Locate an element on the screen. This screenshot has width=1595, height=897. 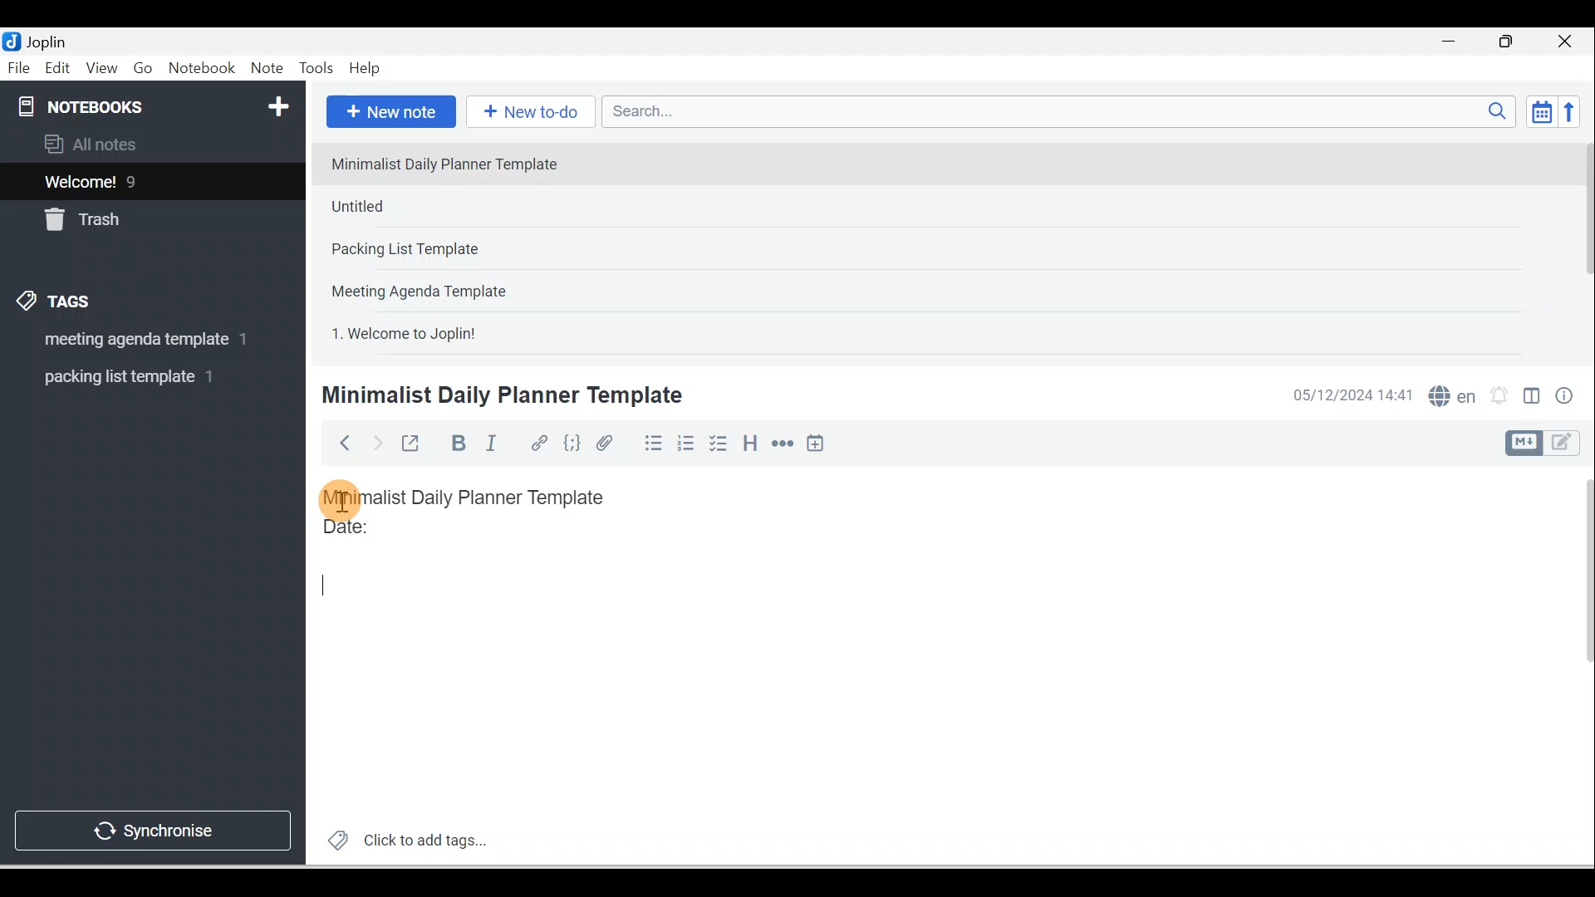
Note 5 is located at coordinates (464, 331).